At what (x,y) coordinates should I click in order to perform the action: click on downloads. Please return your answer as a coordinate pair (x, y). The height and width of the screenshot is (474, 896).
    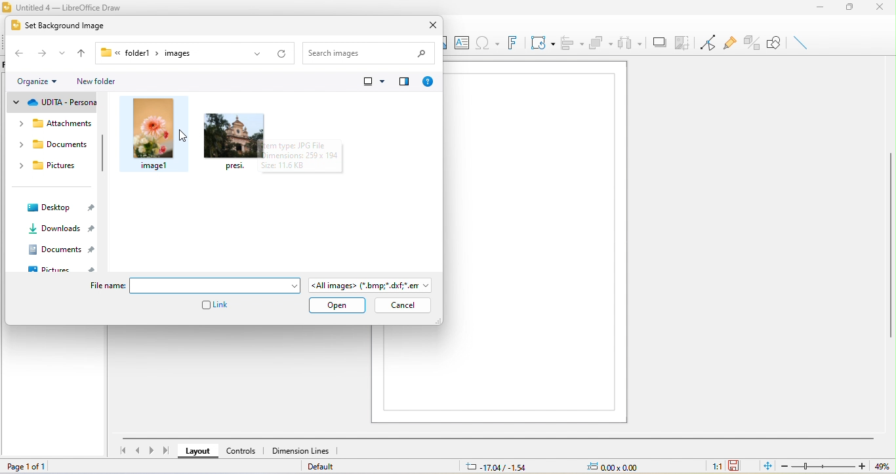
    Looking at the image, I should click on (62, 228).